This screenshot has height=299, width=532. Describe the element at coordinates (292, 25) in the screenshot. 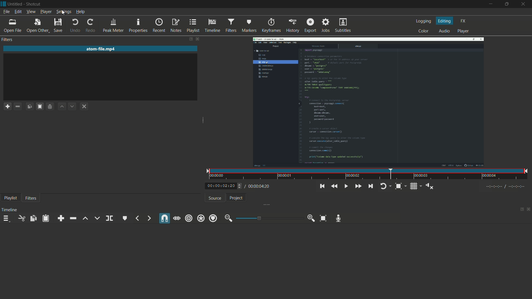

I see `history` at that location.